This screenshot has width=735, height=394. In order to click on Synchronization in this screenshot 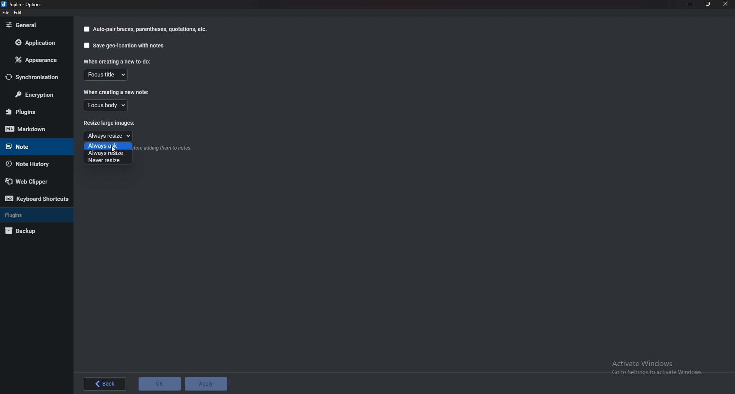, I will do `click(36, 77)`.